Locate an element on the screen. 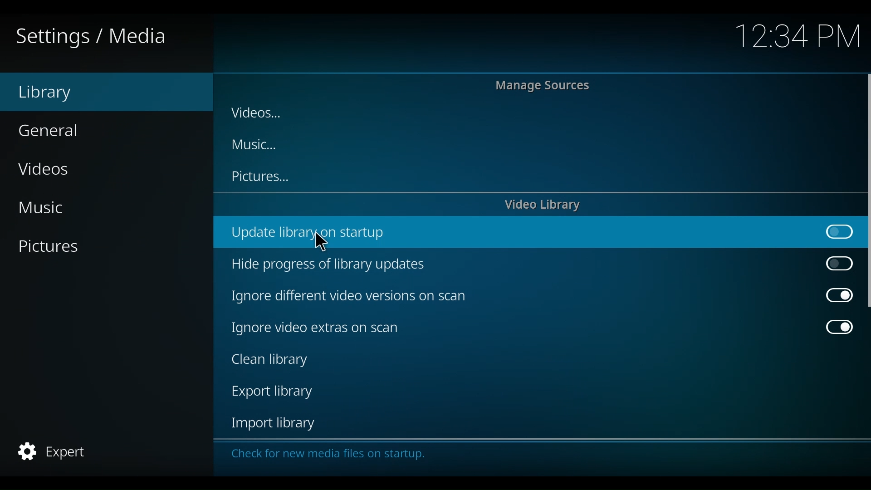  Expert is located at coordinates (50, 451).